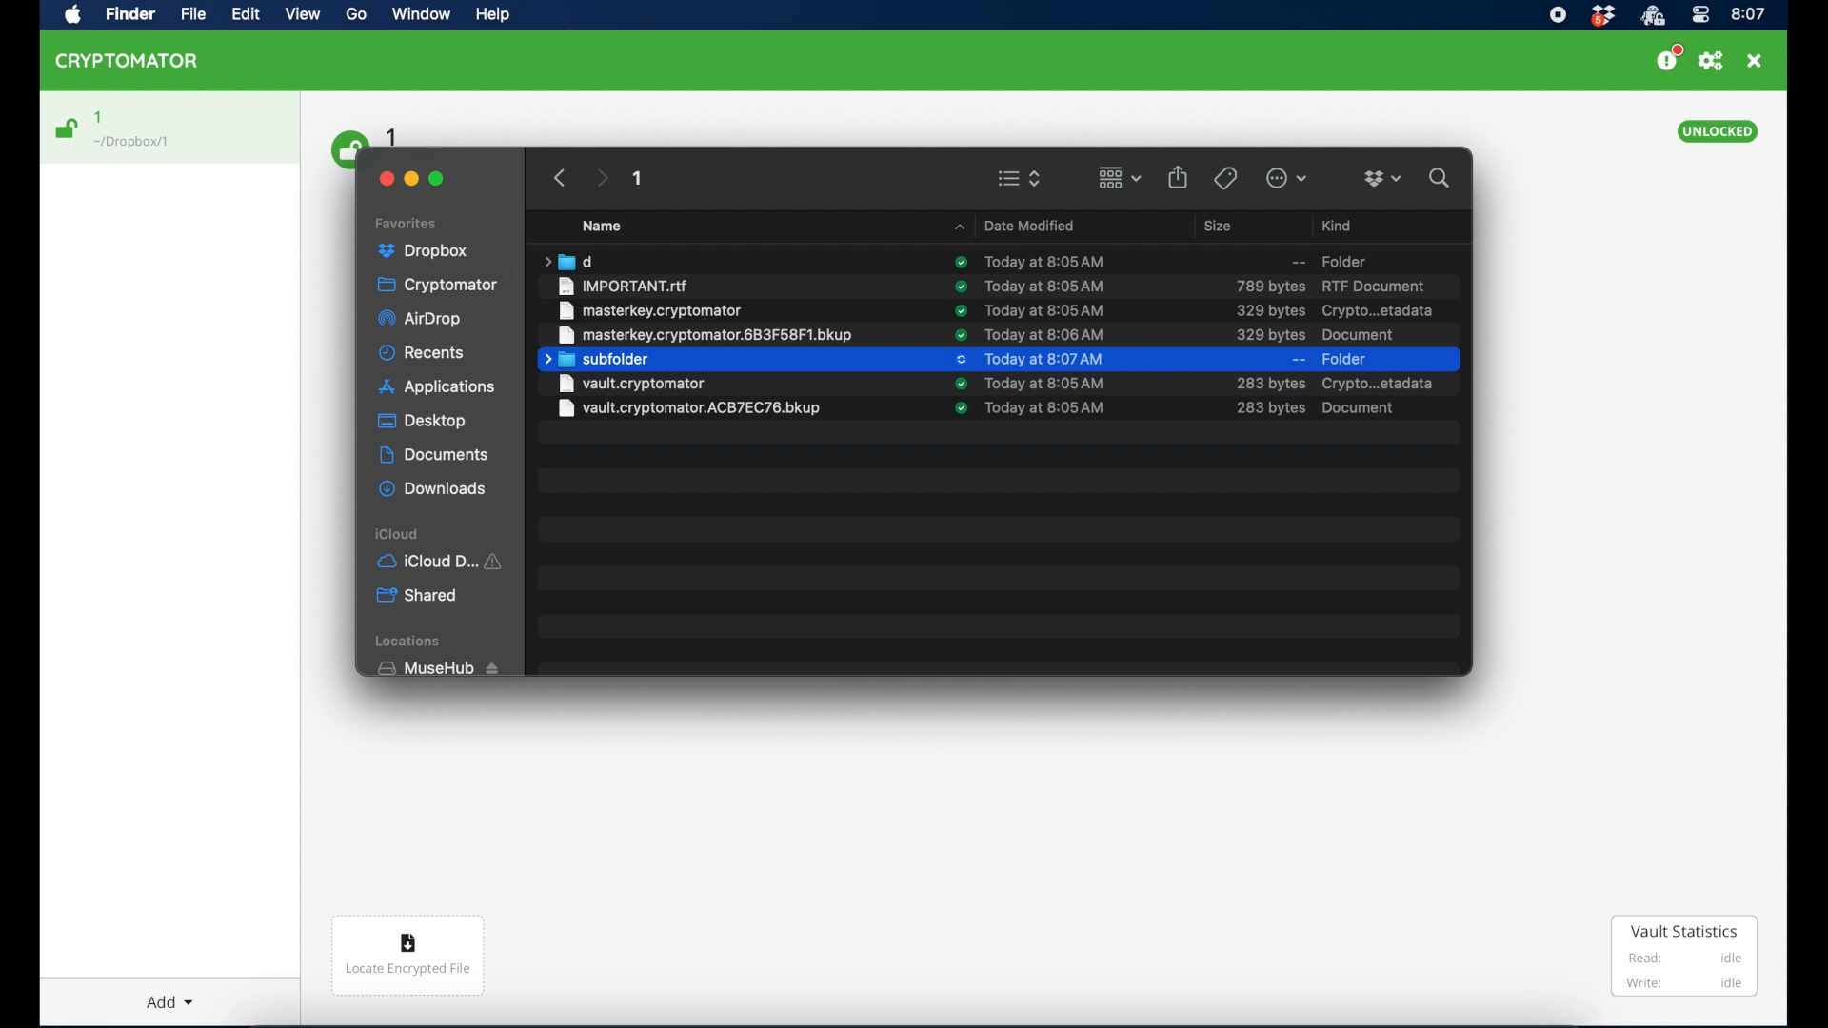  I want to click on subfolder, so click(595, 360).